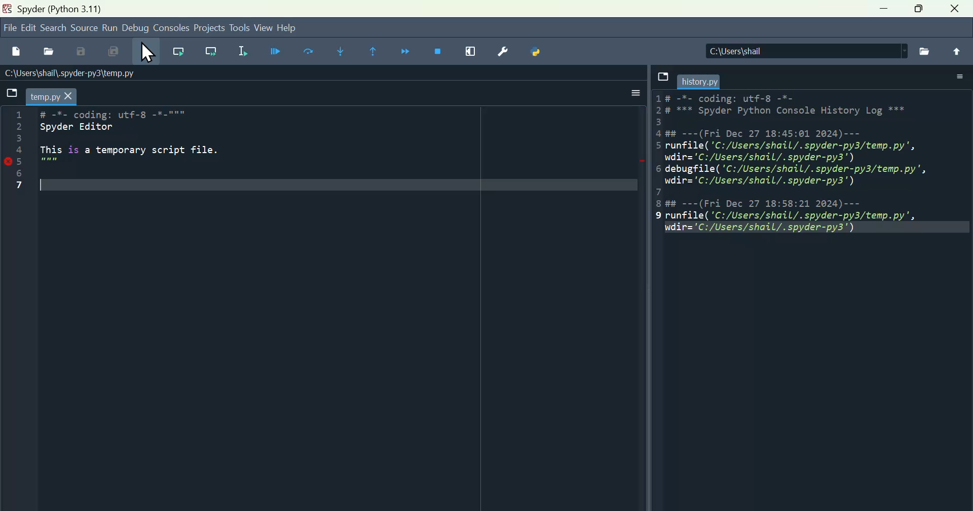 This screenshot has width=973, height=511. I want to click on More options, so click(960, 74).